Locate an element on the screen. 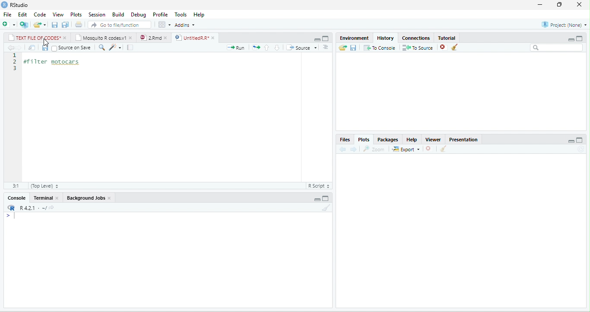 Image resolution: width=590 pixels, height=312 pixels. maximize is located at coordinates (579, 38).